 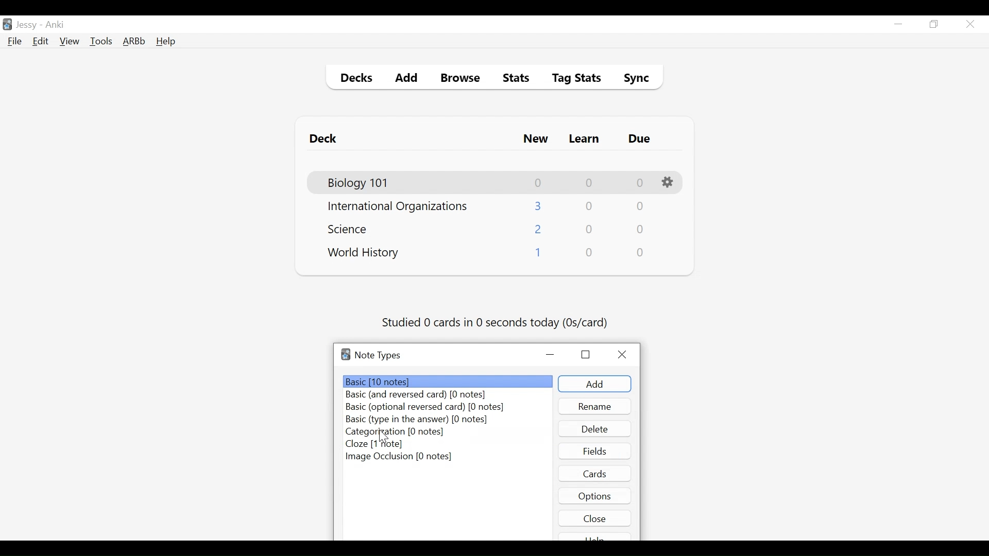 I want to click on Restore, so click(x=586, y=354).